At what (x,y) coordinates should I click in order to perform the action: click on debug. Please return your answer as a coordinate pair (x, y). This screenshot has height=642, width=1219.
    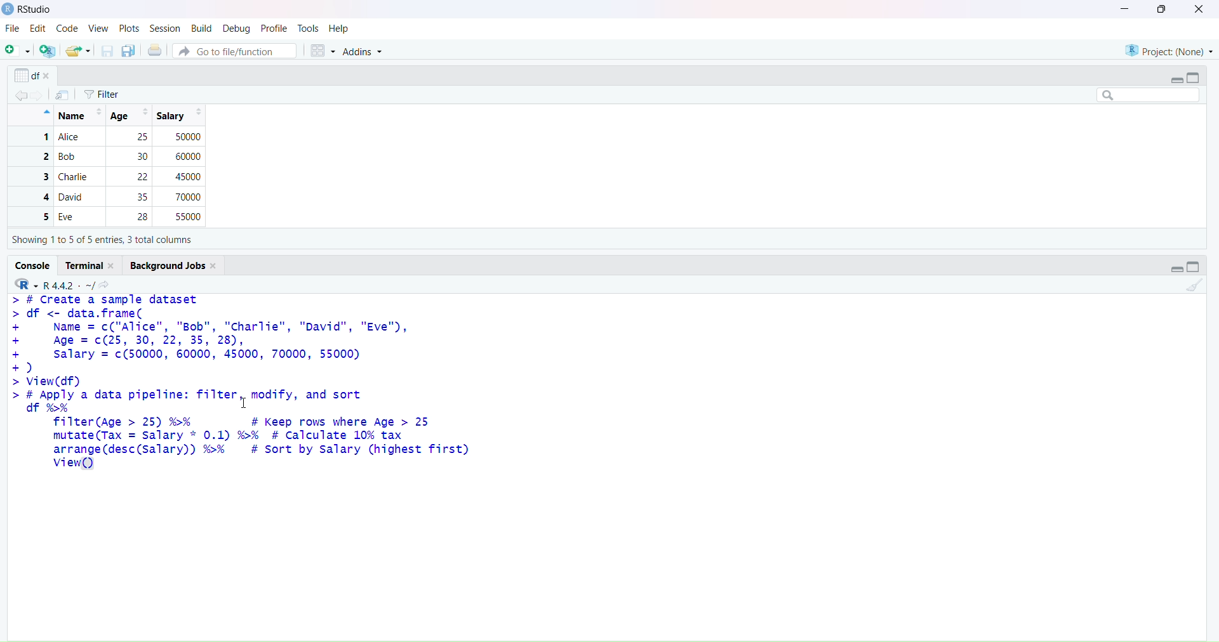
    Looking at the image, I should click on (236, 29).